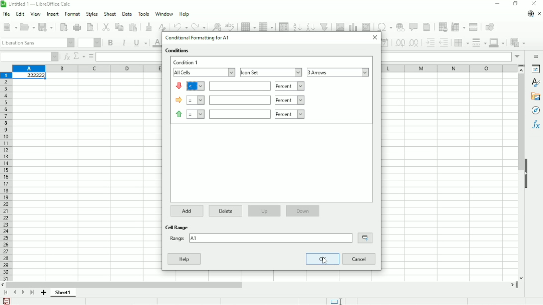 Image resolution: width=543 pixels, height=305 pixels. What do you see at coordinates (353, 25) in the screenshot?
I see `Insert chart` at bounding box center [353, 25].